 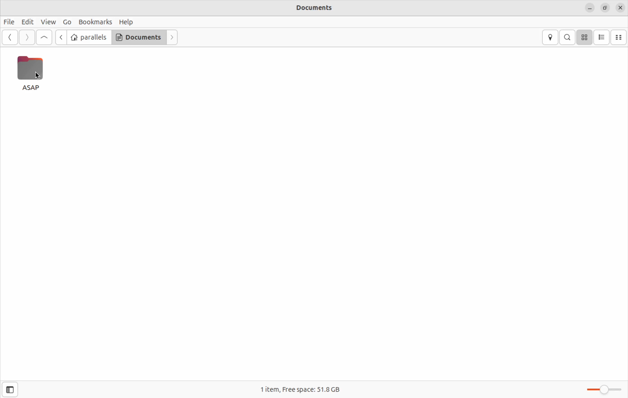 What do you see at coordinates (40, 76) in the screenshot?
I see `cursor` at bounding box center [40, 76].